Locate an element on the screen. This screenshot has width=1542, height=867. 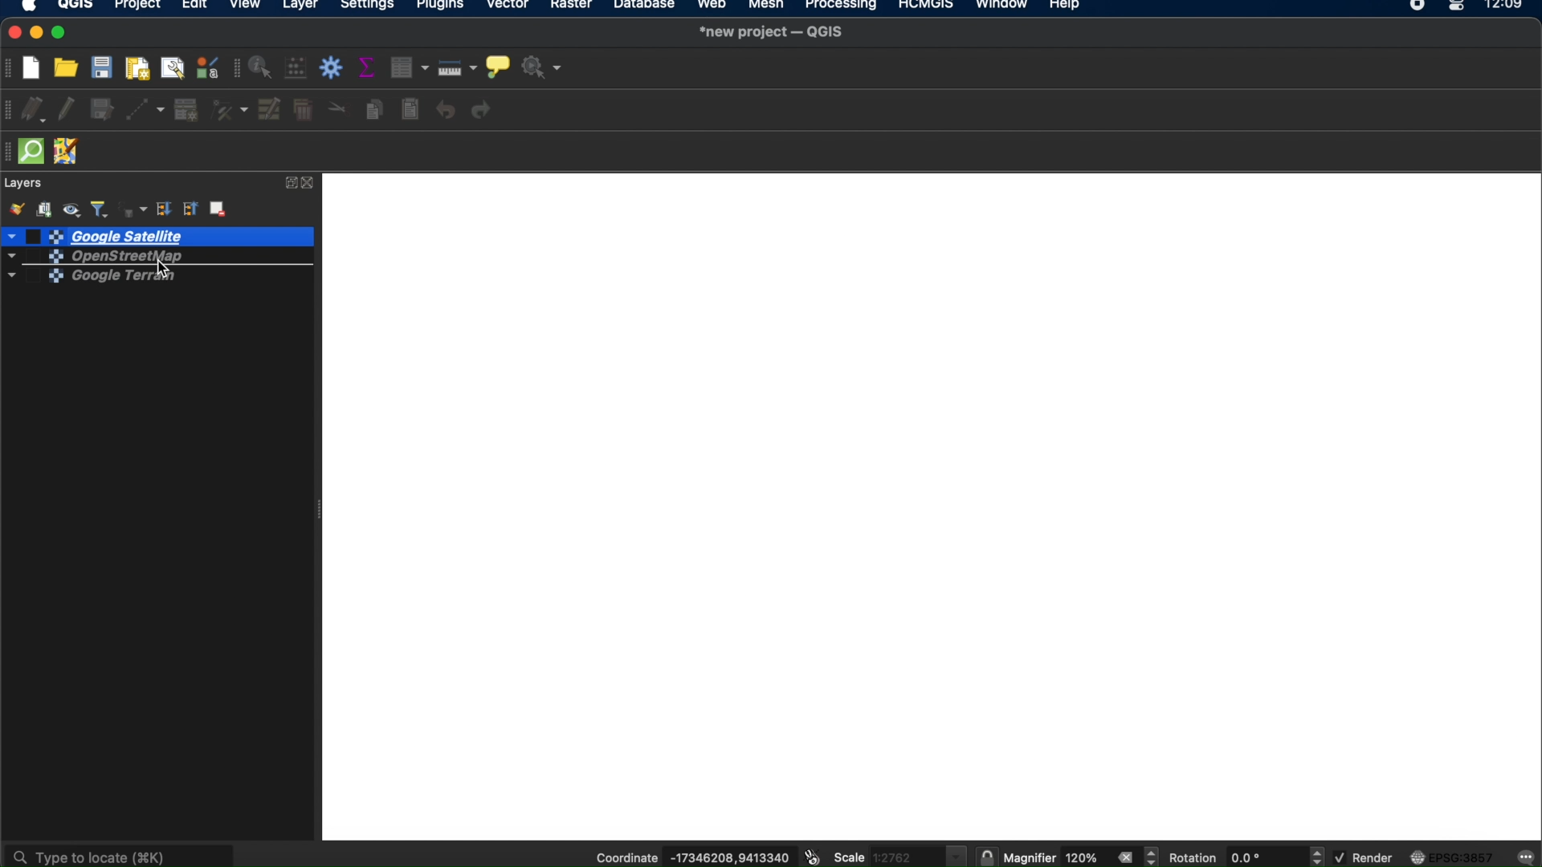
type to locate is located at coordinates (121, 853).